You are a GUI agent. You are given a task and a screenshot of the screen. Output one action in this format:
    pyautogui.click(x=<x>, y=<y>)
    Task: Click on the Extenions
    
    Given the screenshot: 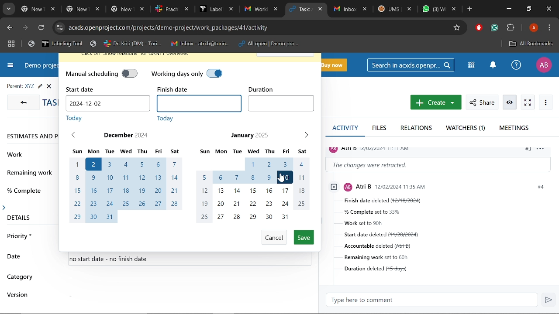 What is the action you would take?
    pyautogui.click(x=511, y=28)
    